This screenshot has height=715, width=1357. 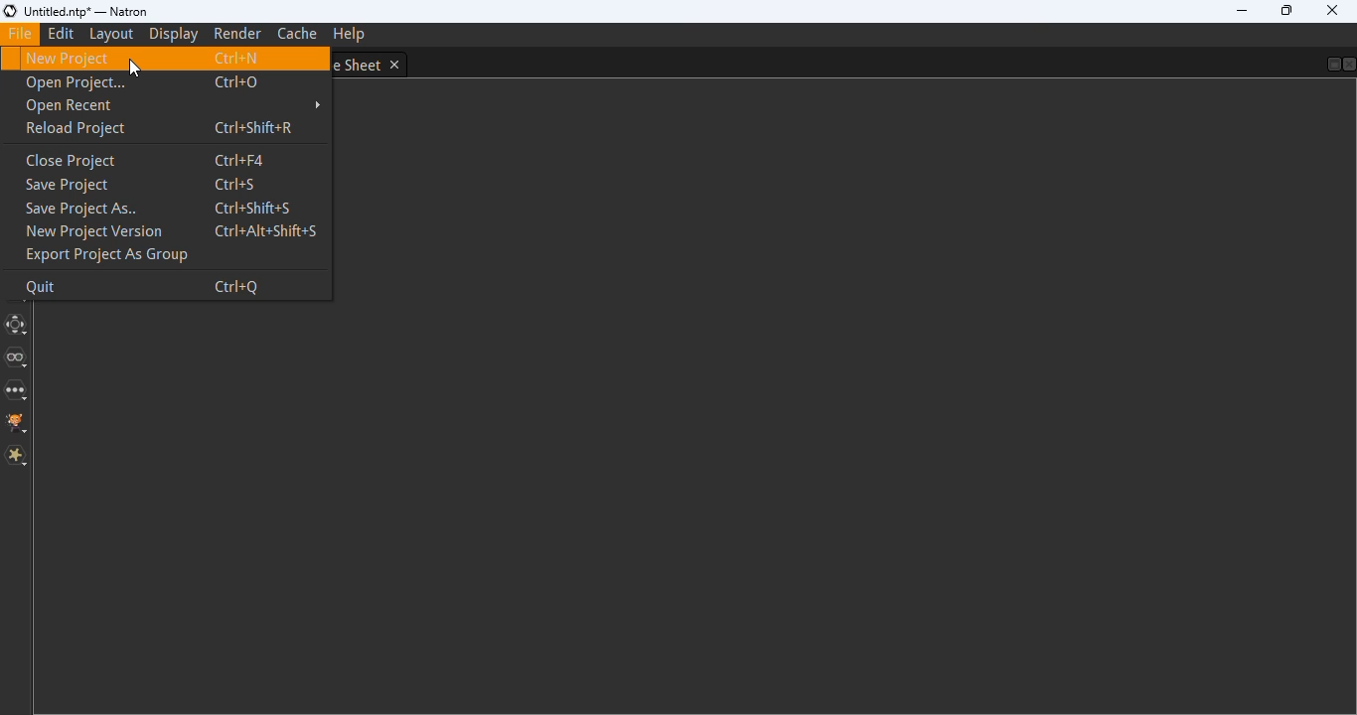 What do you see at coordinates (174, 162) in the screenshot?
I see `close project` at bounding box center [174, 162].